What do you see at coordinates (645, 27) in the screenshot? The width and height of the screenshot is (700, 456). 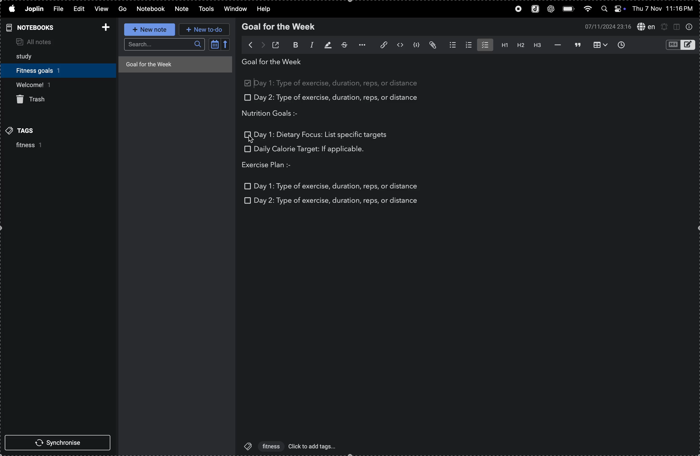 I see `spell check` at bounding box center [645, 27].